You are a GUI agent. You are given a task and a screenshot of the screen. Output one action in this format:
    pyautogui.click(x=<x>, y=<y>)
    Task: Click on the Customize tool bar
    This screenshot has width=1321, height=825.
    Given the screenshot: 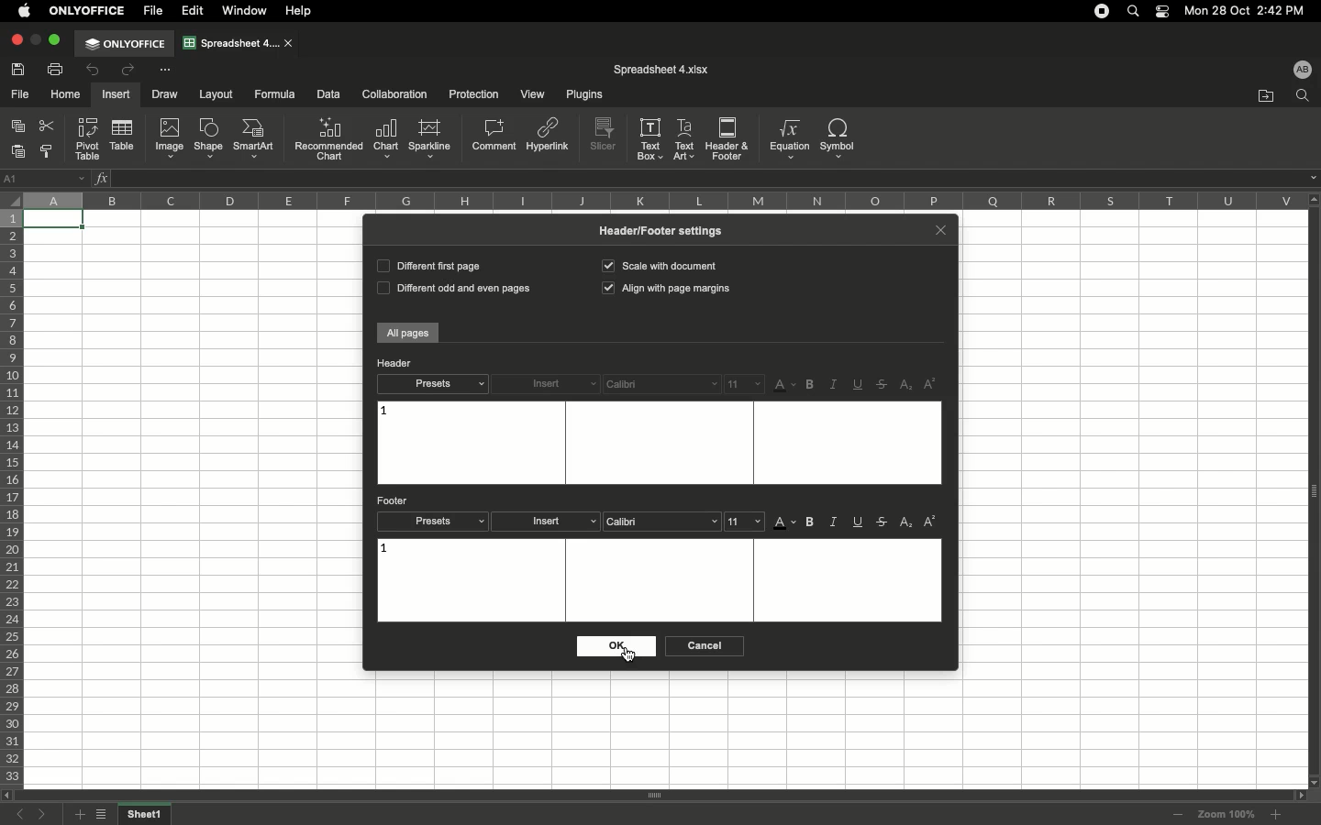 What is the action you would take?
    pyautogui.click(x=164, y=69)
    